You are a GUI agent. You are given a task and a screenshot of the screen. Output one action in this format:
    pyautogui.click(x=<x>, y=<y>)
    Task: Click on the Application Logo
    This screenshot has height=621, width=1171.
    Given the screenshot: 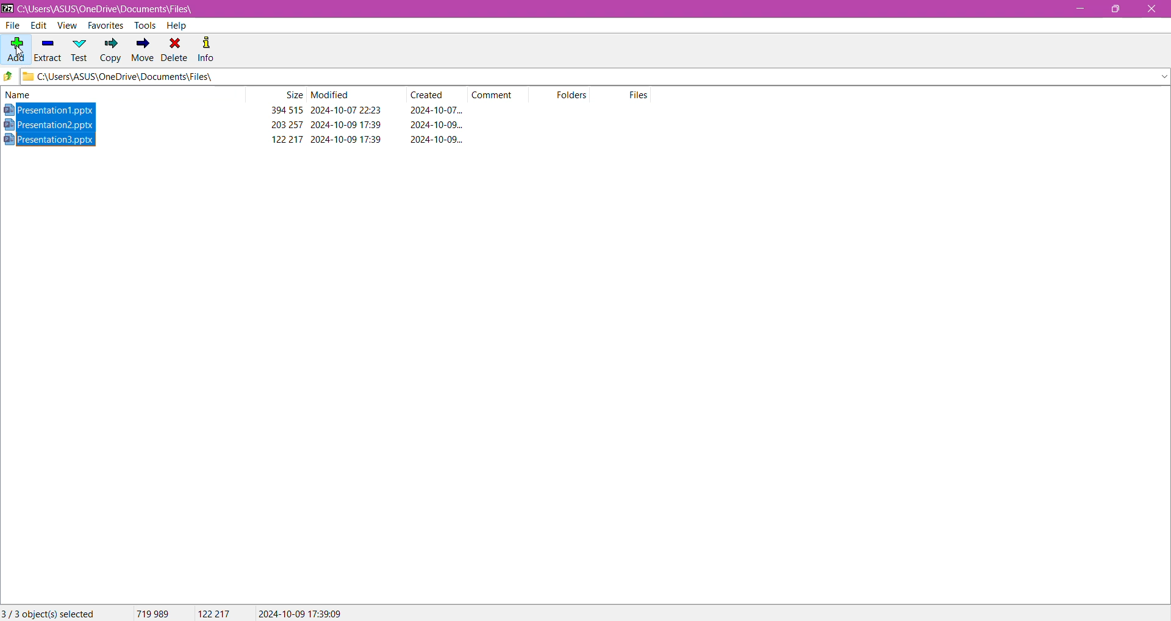 What is the action you would take?
    pyautogui.click(x=7, y=8)
    